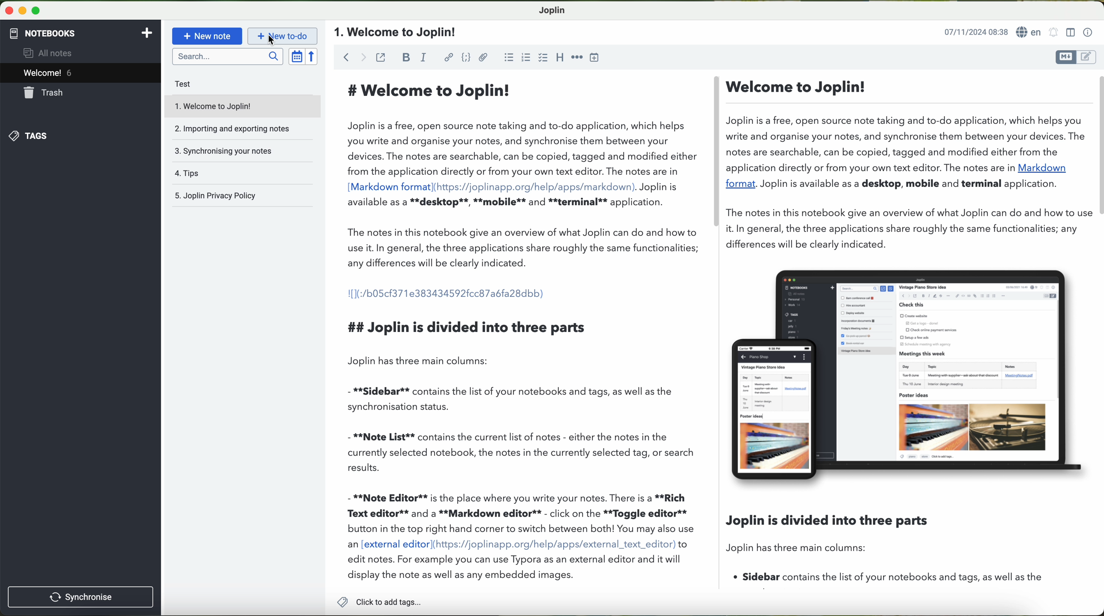 The height and width of the screenshot is (616, 1104). Describe the element at coordinates (559, 58) in the screenshot. I see `heading` at that location.